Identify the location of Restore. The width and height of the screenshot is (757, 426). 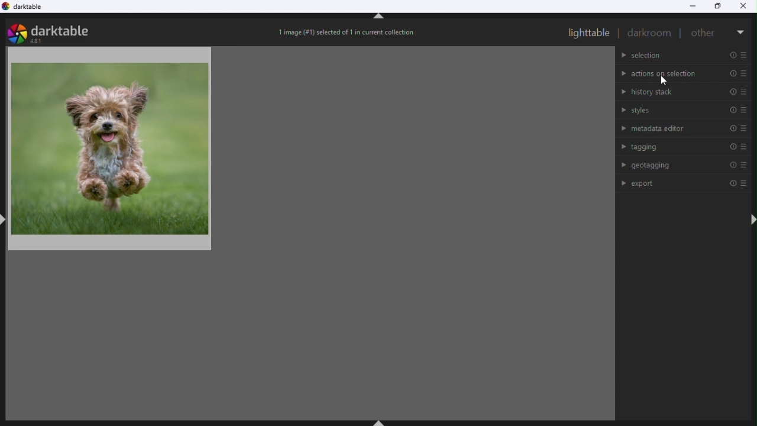
(719, 7).